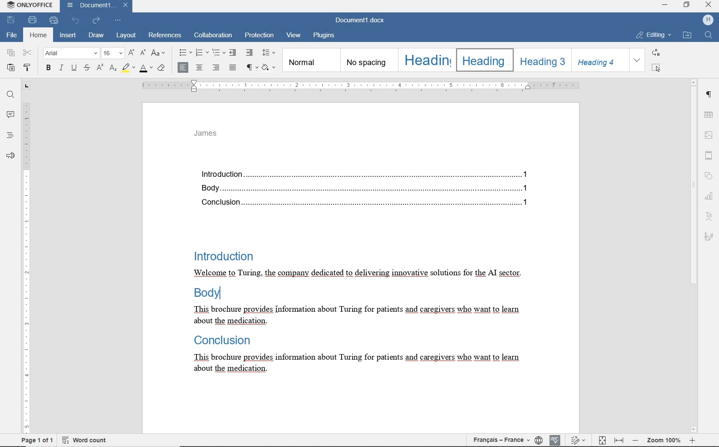 This screenshot has width=719, height=447. I want to click on HEADER AND FOOTER, so click(709, 154).